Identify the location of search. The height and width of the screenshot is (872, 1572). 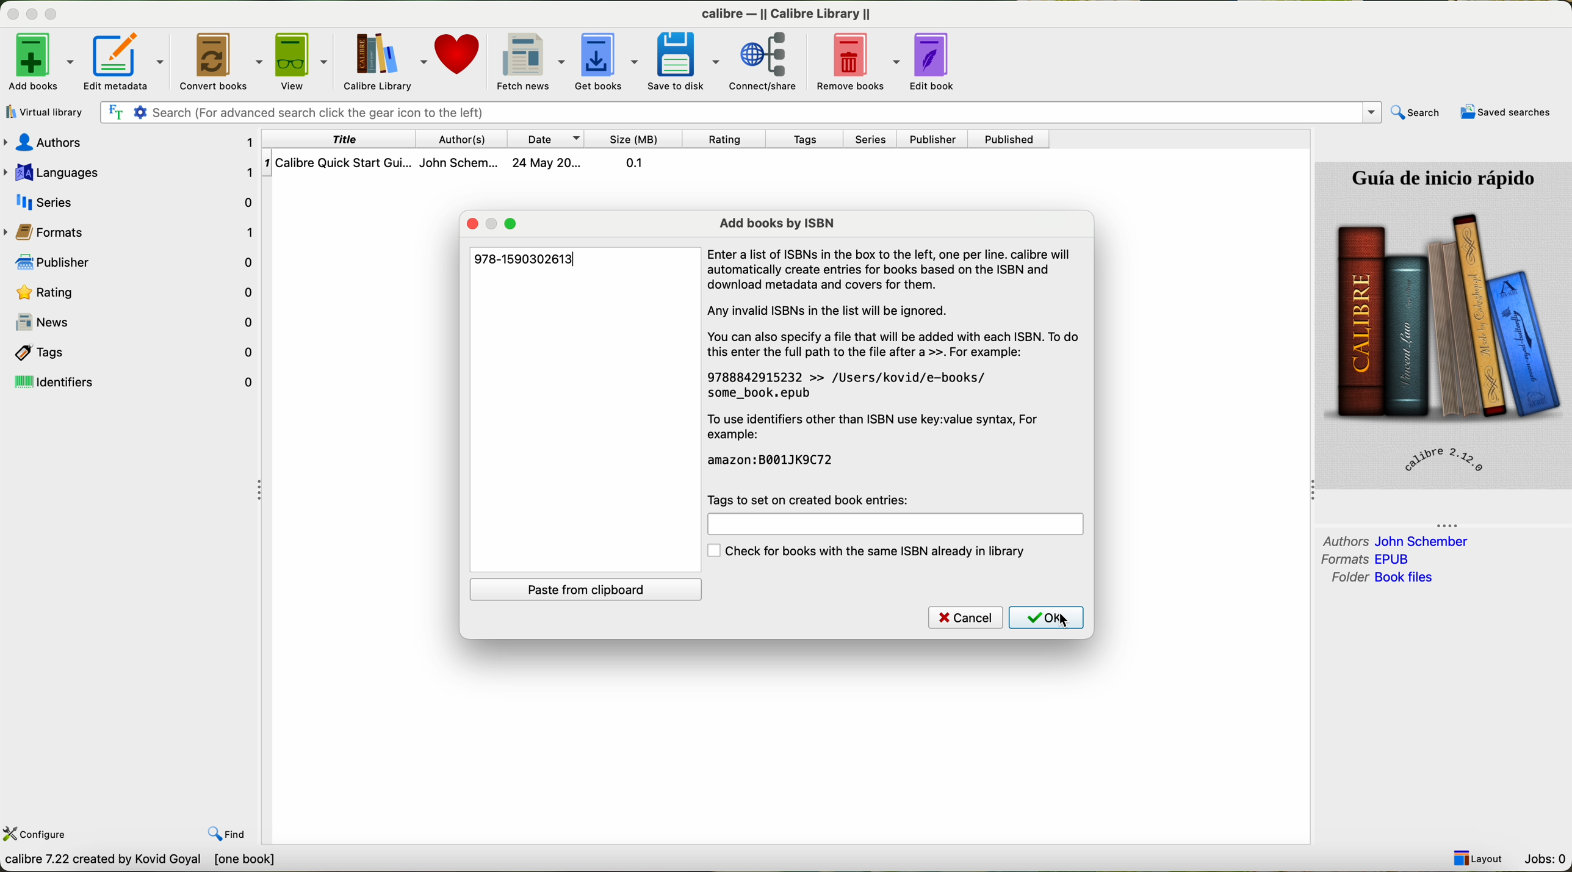
(1416, 112).